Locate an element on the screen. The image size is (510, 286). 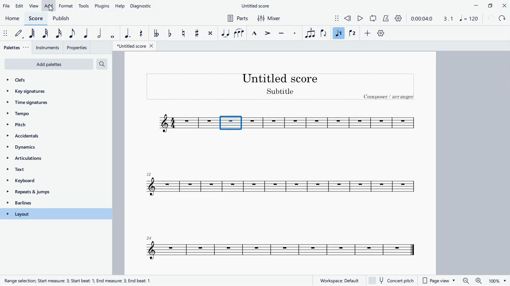
dynamics is located at coordinates (45, 149).